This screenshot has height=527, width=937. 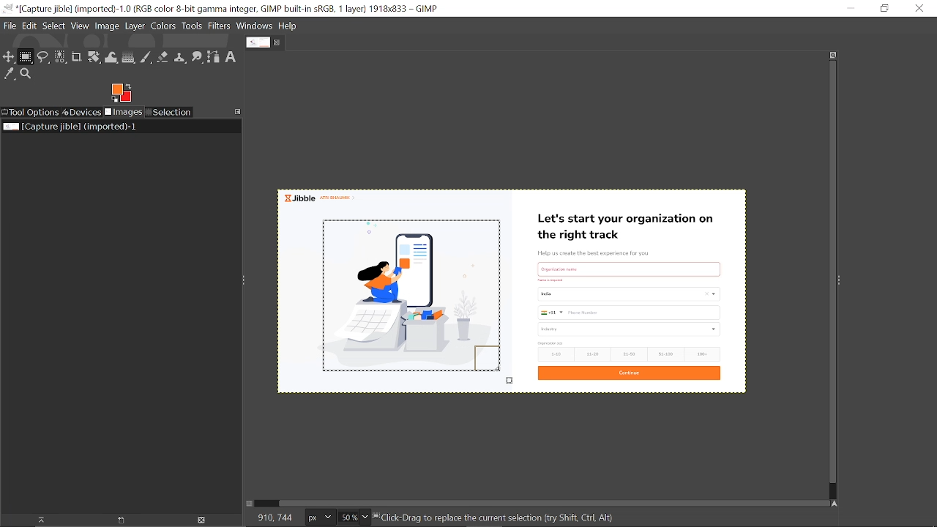 What do you see at coordinates (31, 112) in the screenshot?
I see `Tool options` at bounding box center [31, 112].